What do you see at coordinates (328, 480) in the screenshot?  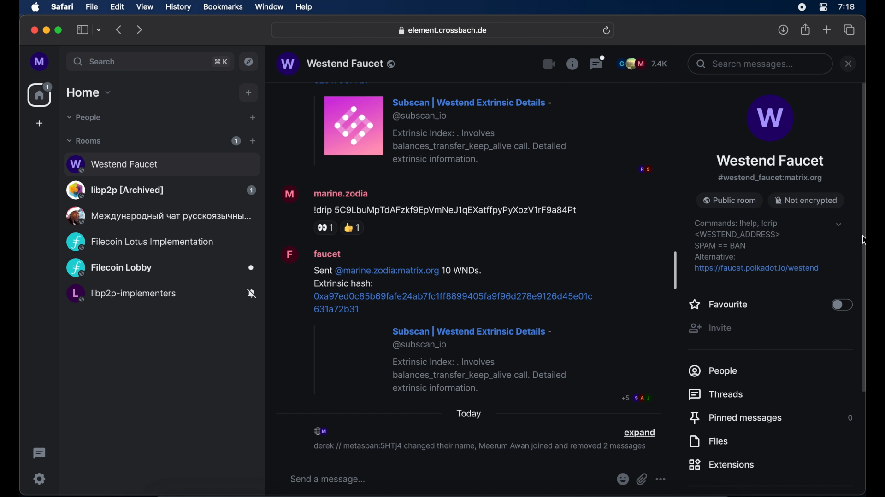 I see `send a message` at bounding box center [328, 480].